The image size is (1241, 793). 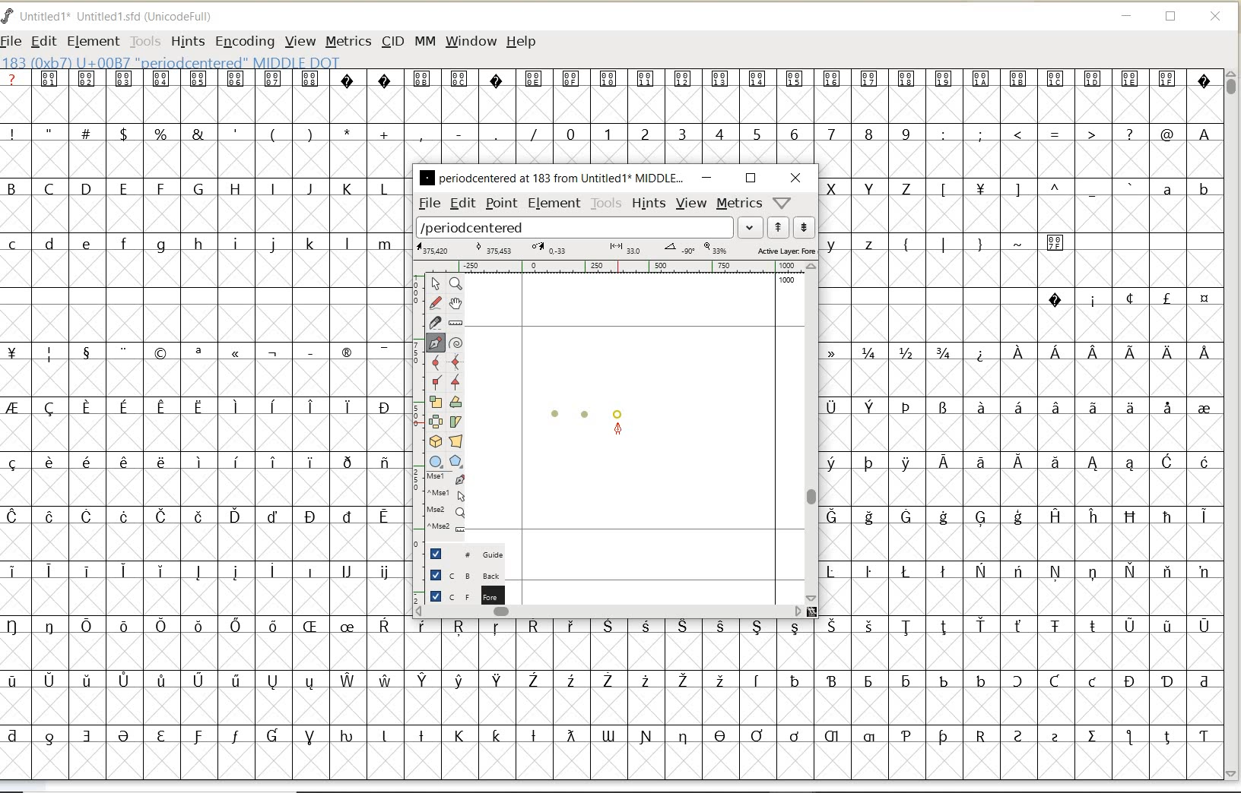 What do you see at coordinates (427, 204) in the screenshot?
I see `file` at bounding box center [427, 204].